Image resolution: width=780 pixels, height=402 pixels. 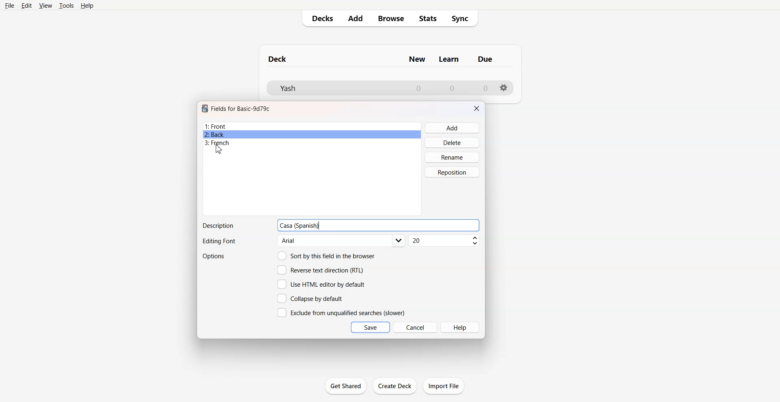 I want to click on View, so click(x=46, y=5).